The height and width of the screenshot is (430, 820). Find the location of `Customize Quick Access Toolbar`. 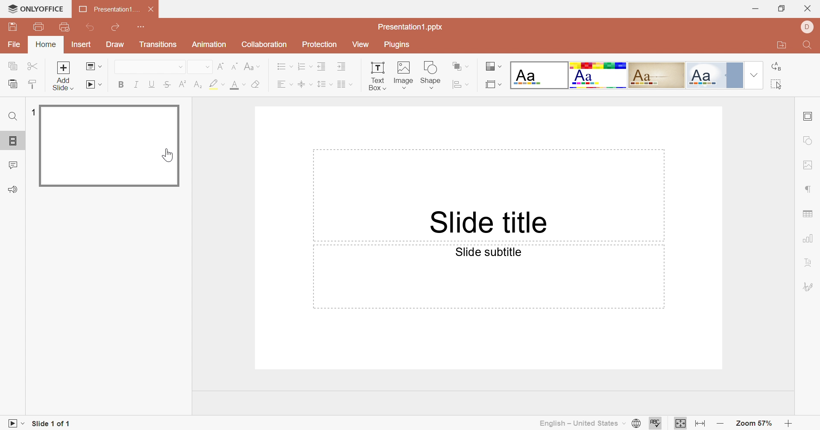

Customize Quick Access Toolbar is located at coordinates (143, 27).